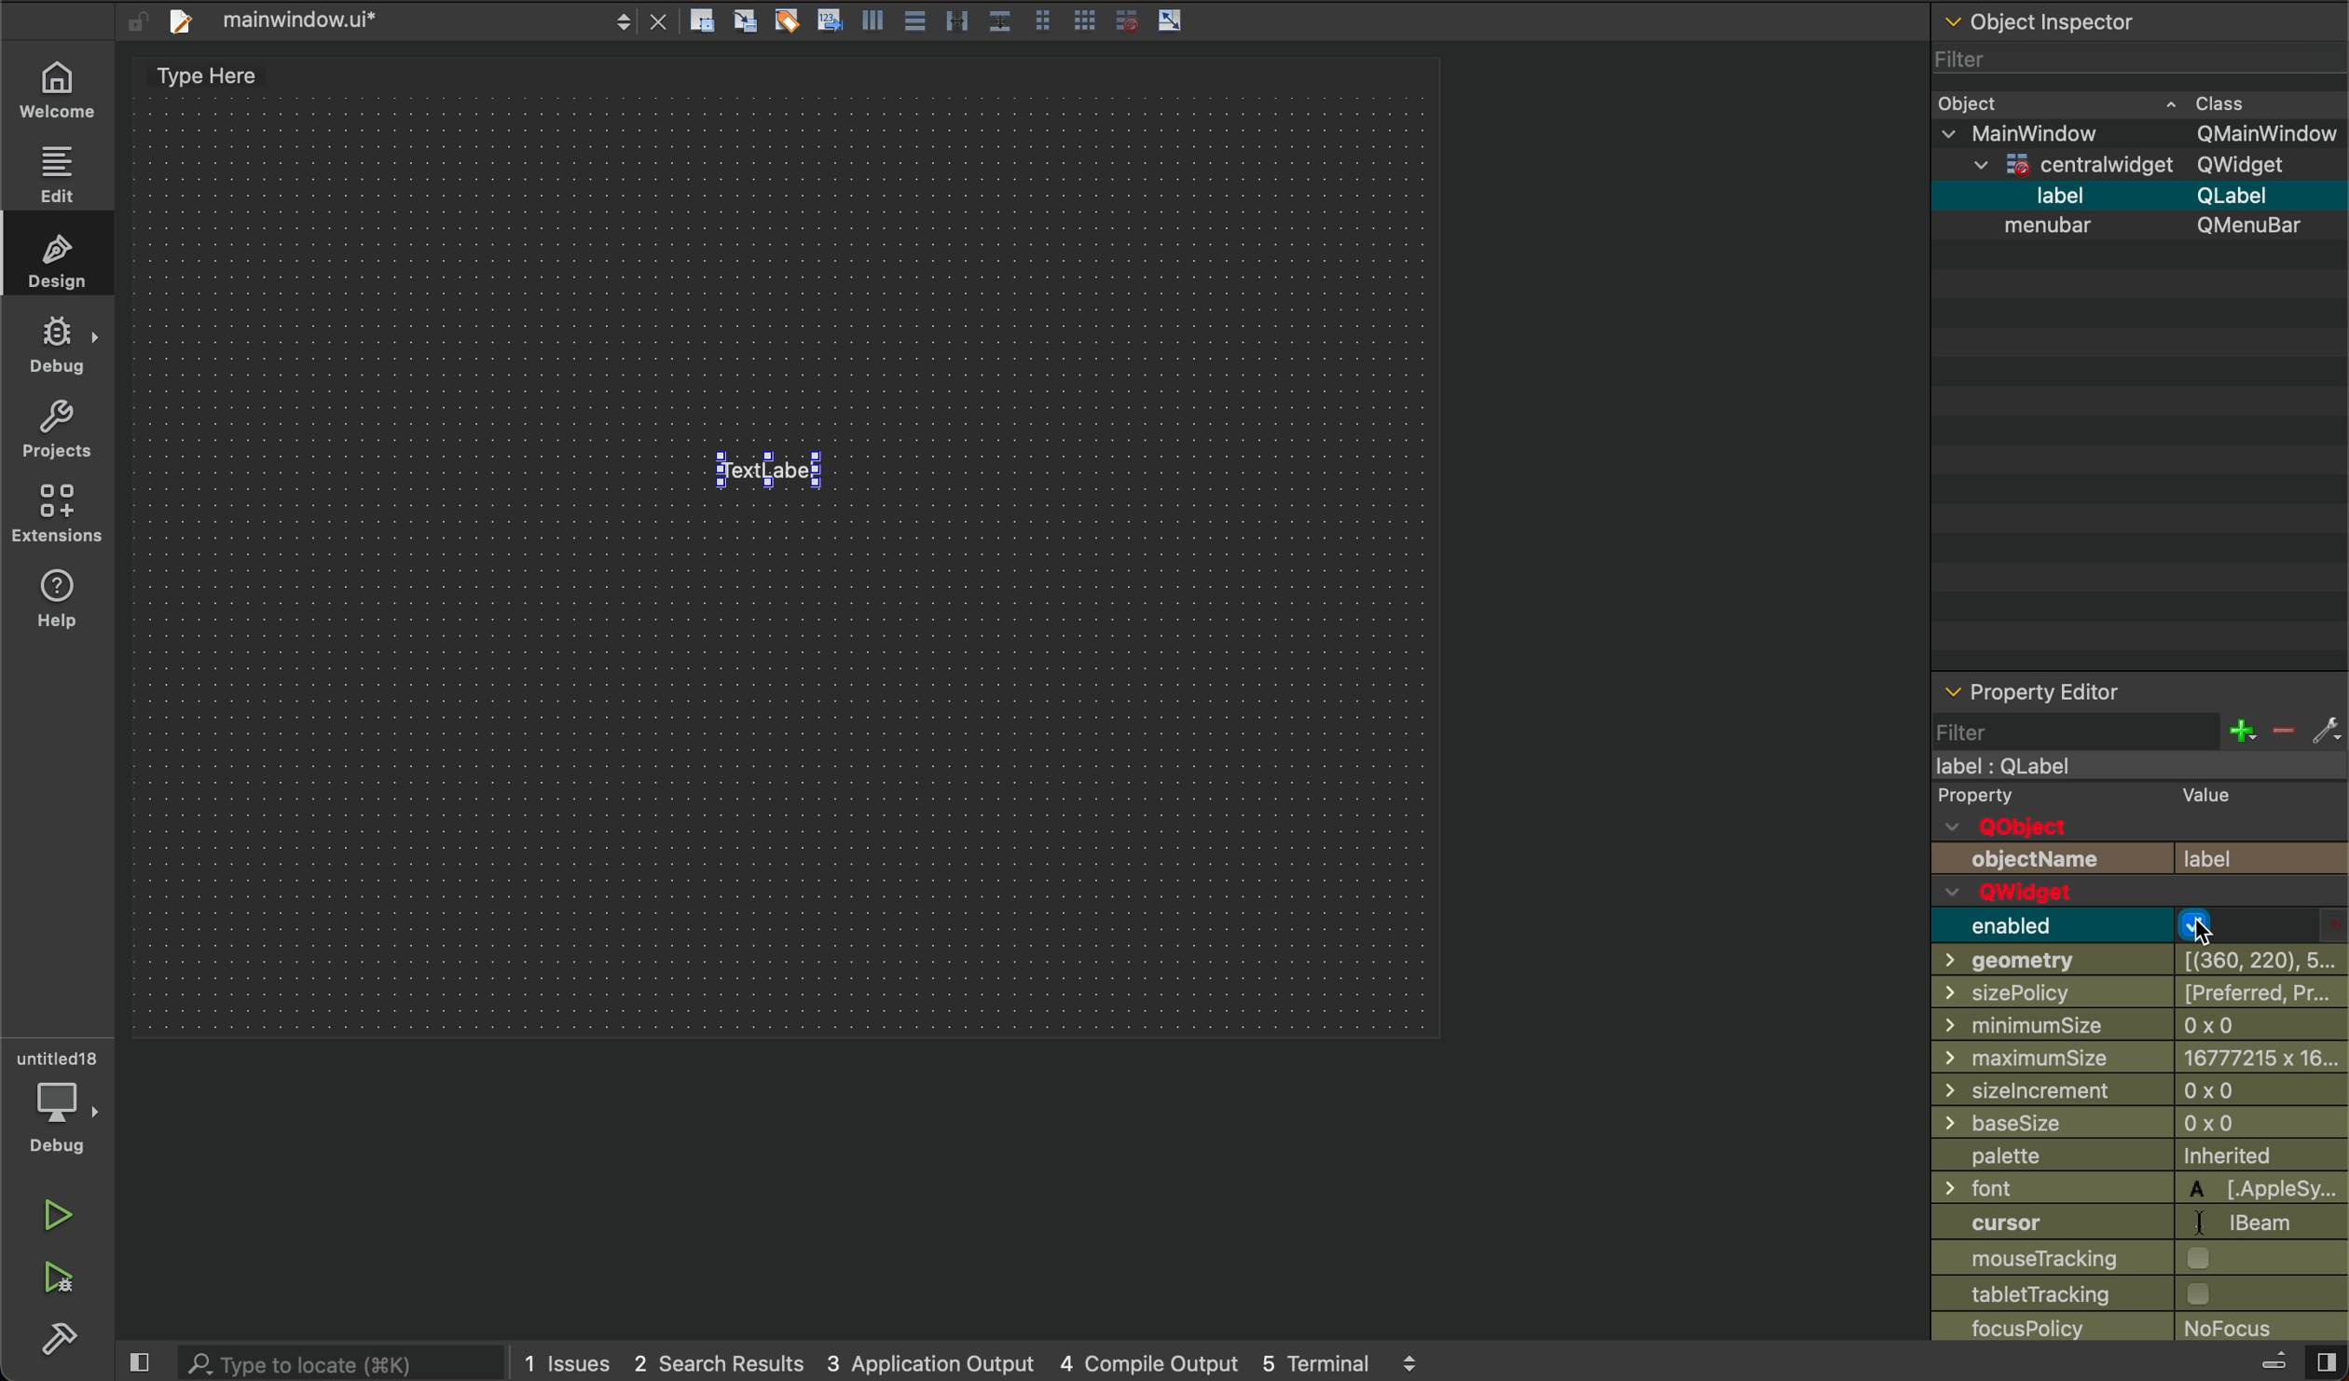 This screenshot has height=1381, width=2349. Describe the element at coordinates (2214, 1260) in the screenshot. I see `checkbox` at that location.